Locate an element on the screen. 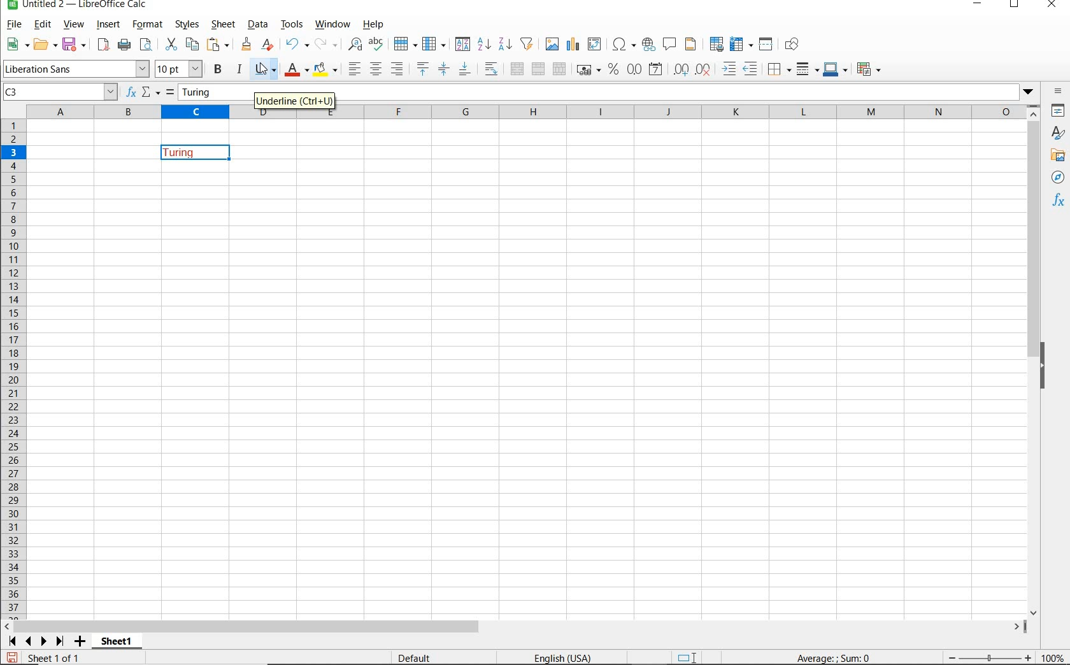  STYLES is located at coordinates (186, 25).